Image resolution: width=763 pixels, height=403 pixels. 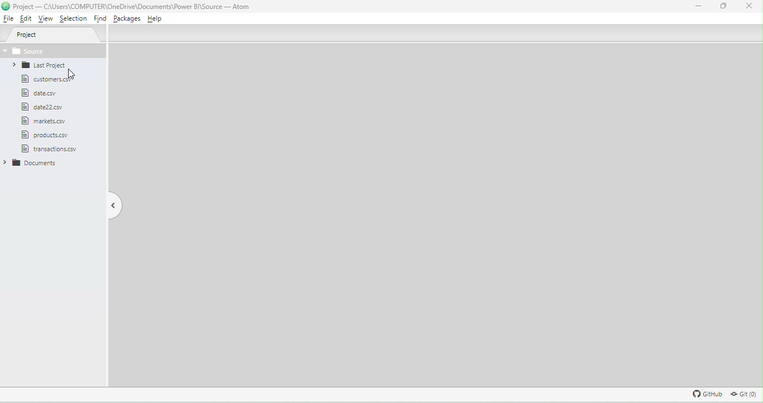 What do you see at coordinates (44, 81) in the screenshot?
I see `File` at bounding box center [44, 81].